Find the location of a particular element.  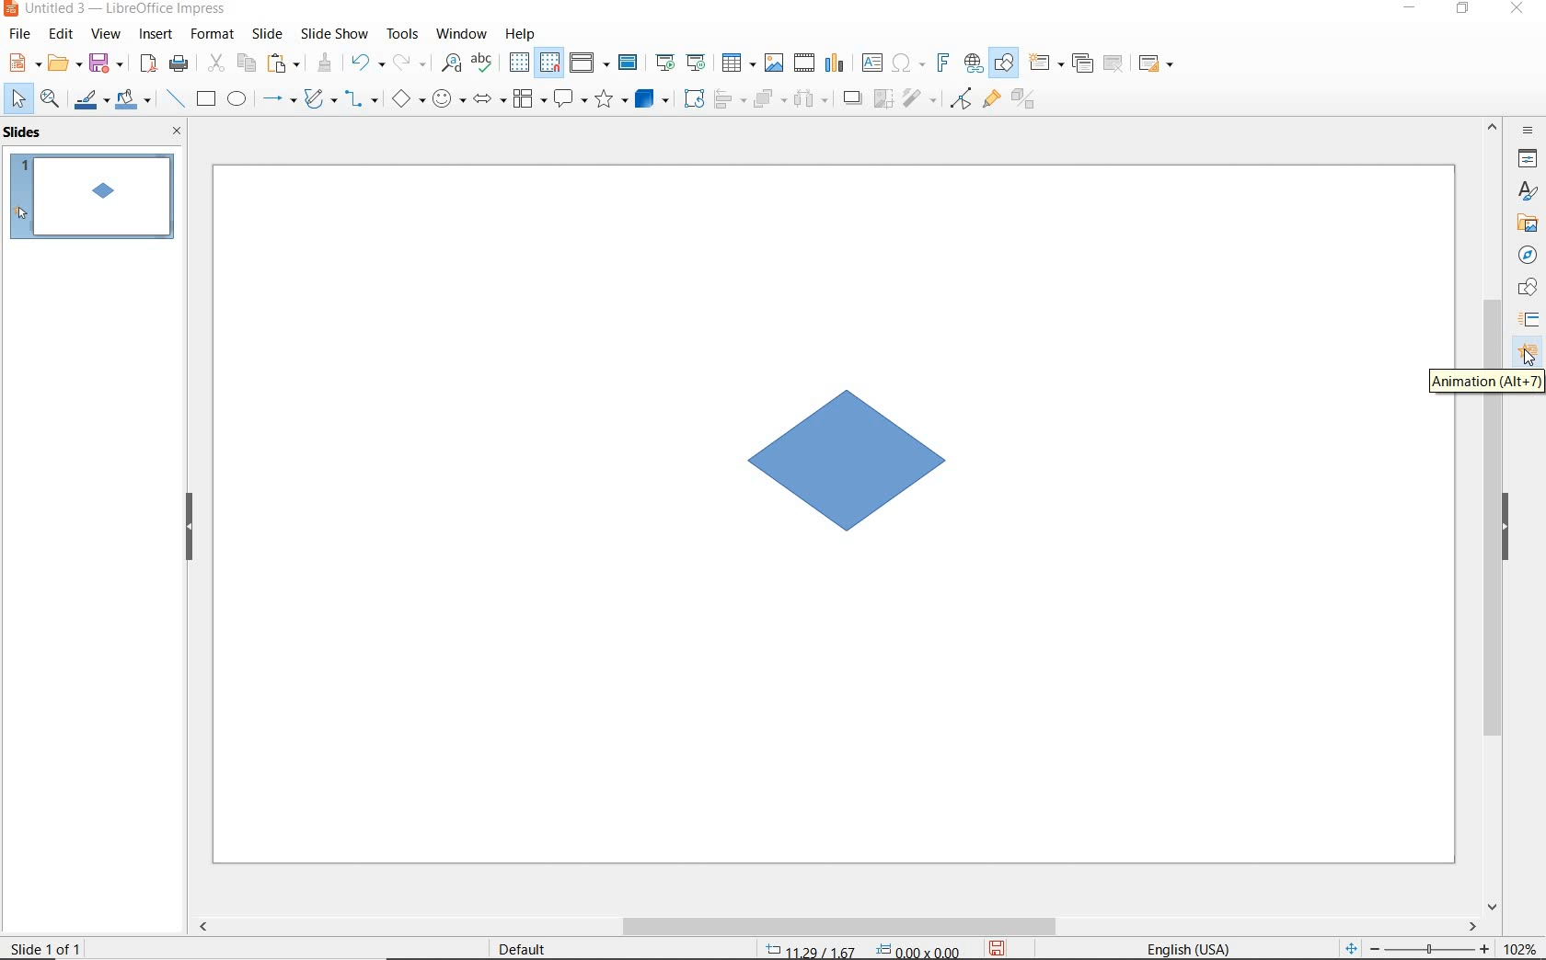

show gluepoint functions is located at coordinates (991, 101).